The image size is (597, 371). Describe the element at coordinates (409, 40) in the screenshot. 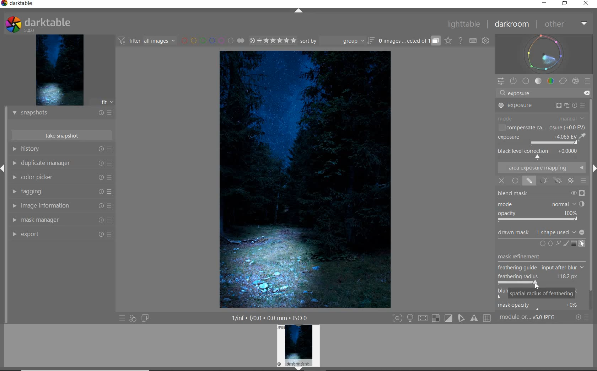

I see `EXPAND GROUPED IMAGES` at that location.